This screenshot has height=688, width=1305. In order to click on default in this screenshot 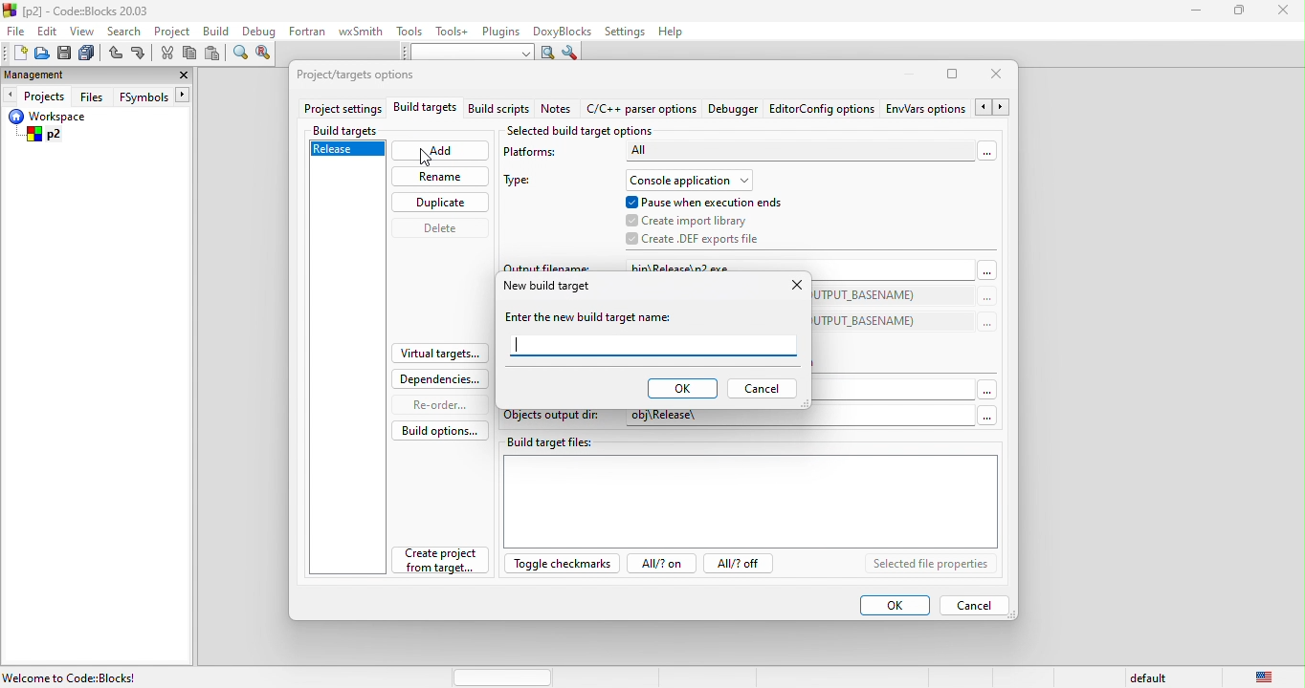, I will do `click(1145, 677)`.